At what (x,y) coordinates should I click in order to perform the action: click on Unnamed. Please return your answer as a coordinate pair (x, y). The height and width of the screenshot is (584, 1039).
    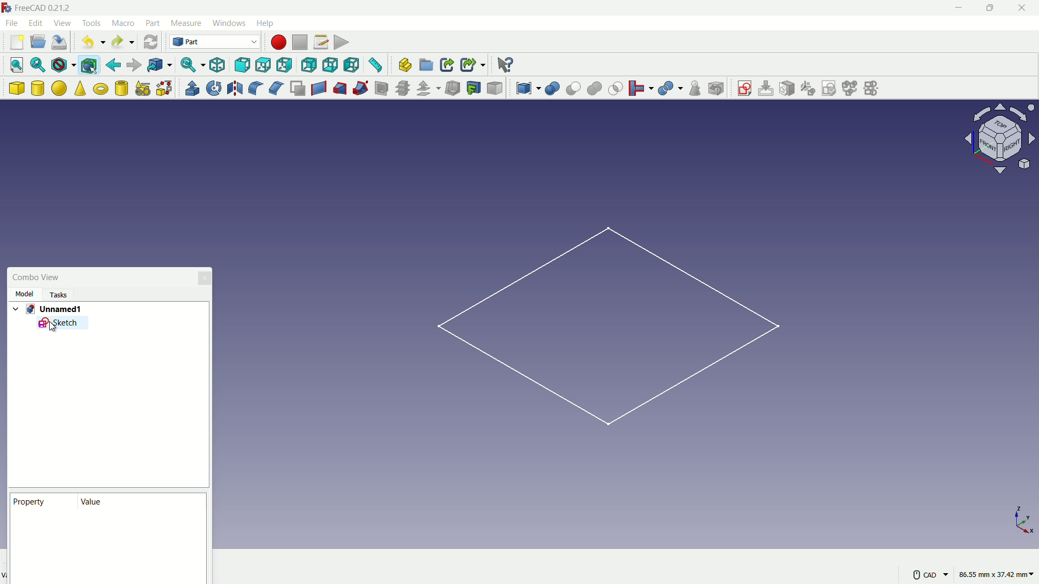
    Looking at the image, I should click on (51, 309).